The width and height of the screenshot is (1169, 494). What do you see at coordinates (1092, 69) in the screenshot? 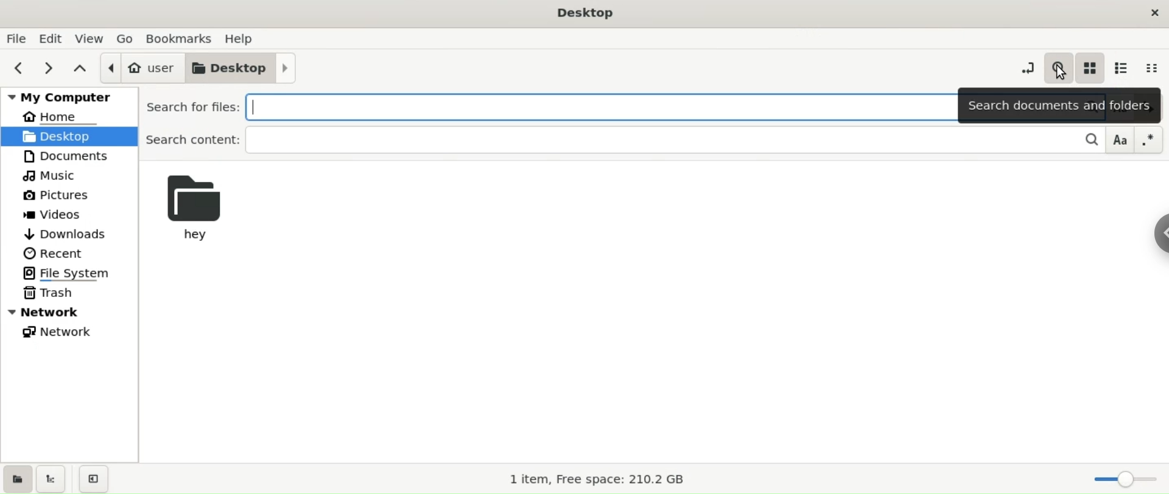
I see `icon view` at bounding box center [1092, 69].